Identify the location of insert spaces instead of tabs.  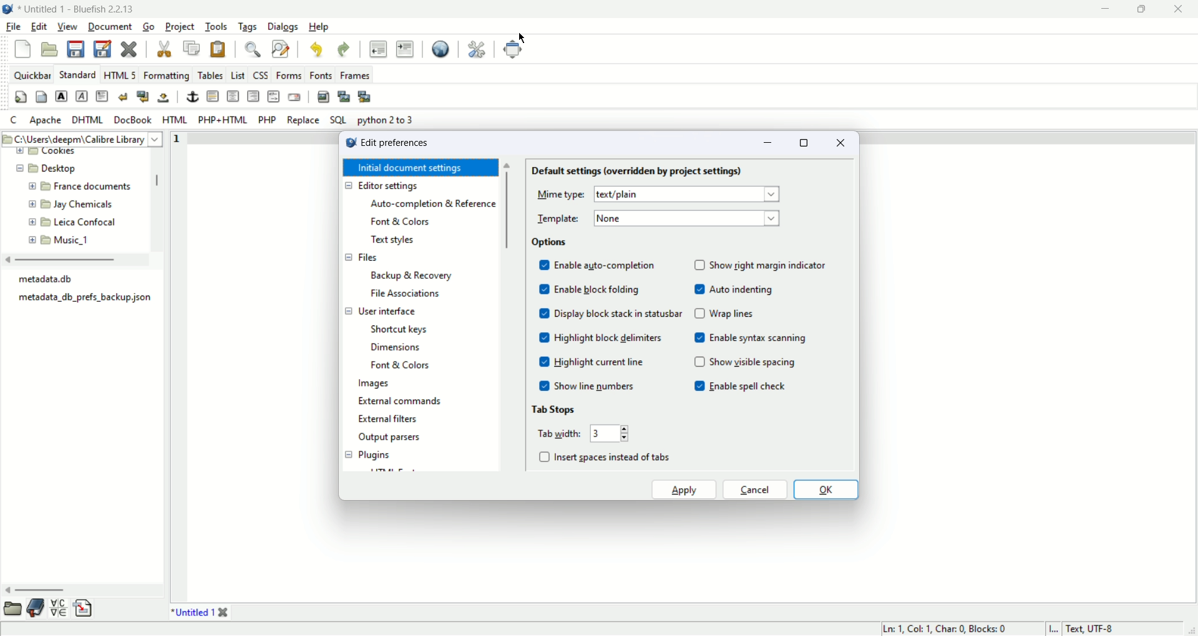
(618, 456).